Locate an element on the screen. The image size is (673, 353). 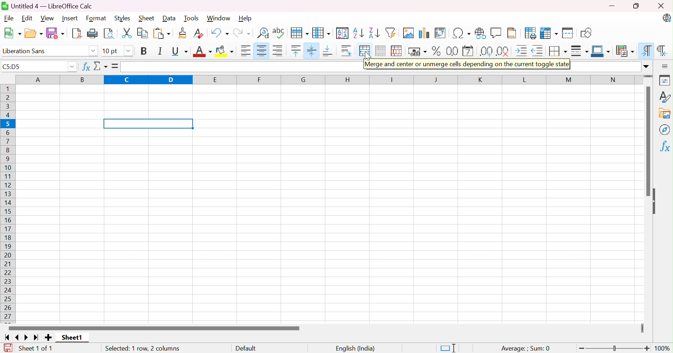
Font Color is located at coordinates (202, 51).